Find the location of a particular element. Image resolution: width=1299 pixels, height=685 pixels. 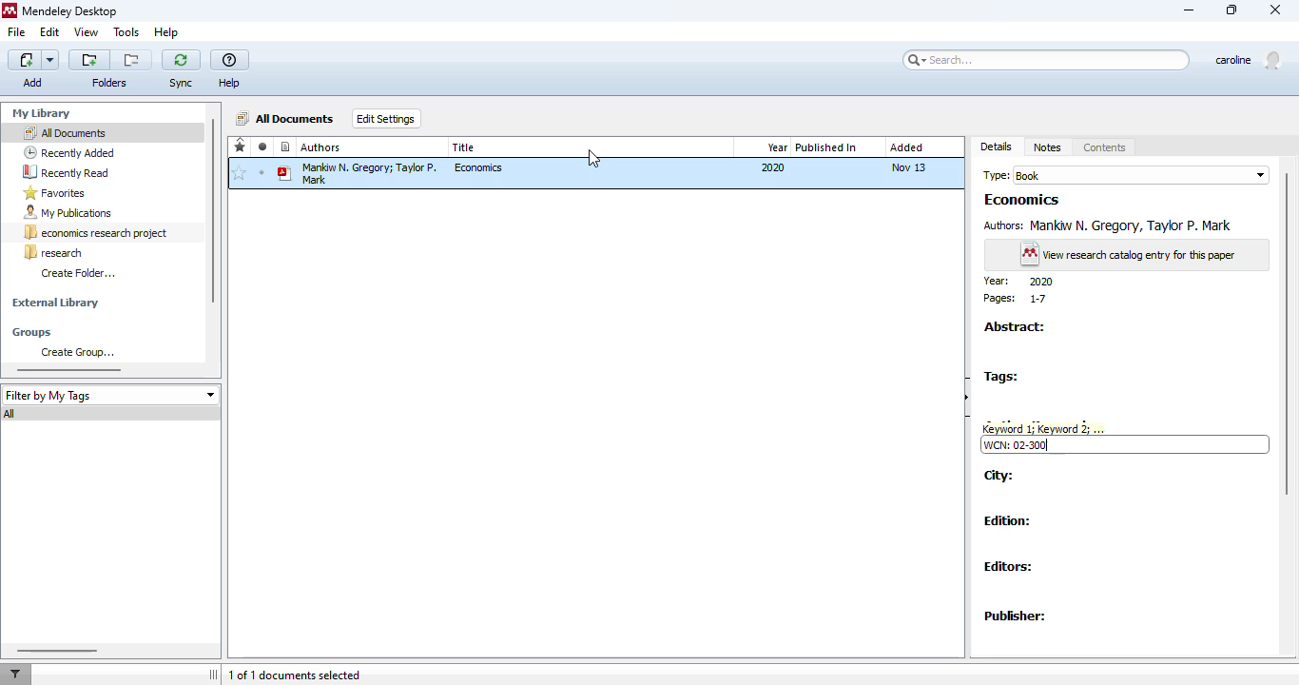

groups is located at coordinates (33, 333).